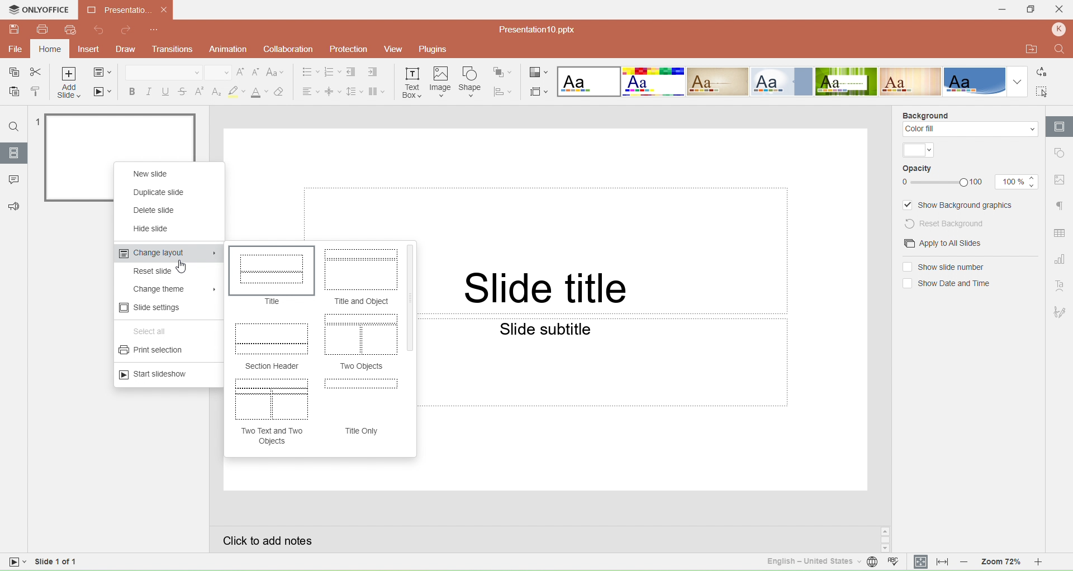 This screenshot has height=571, width=1073. I want to click on 100, so click(981, 183).